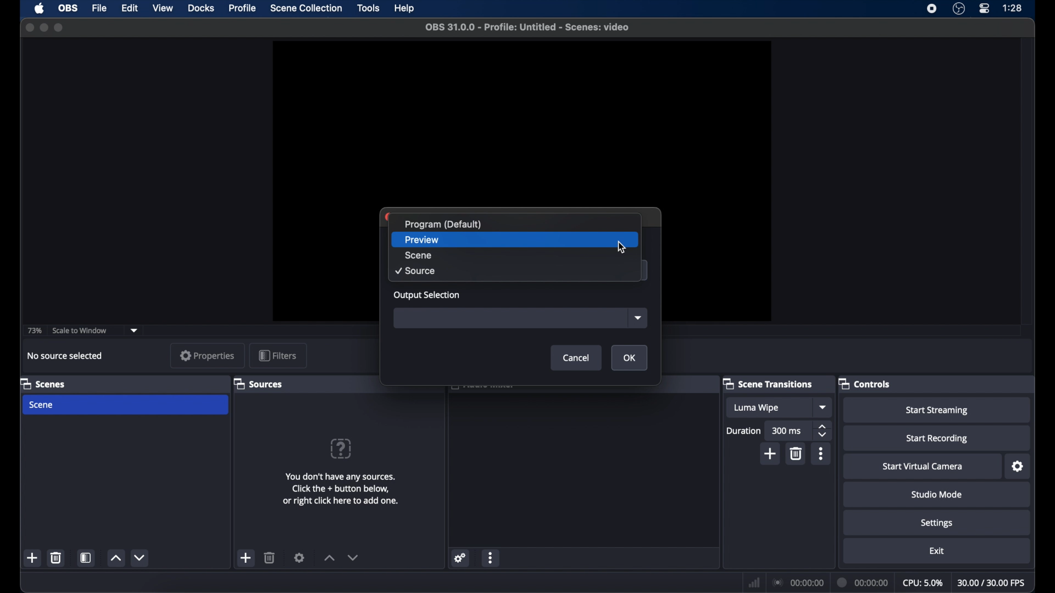  Describe the element at coordinates (33, 558) in the screenshot. I see `add` at that location.